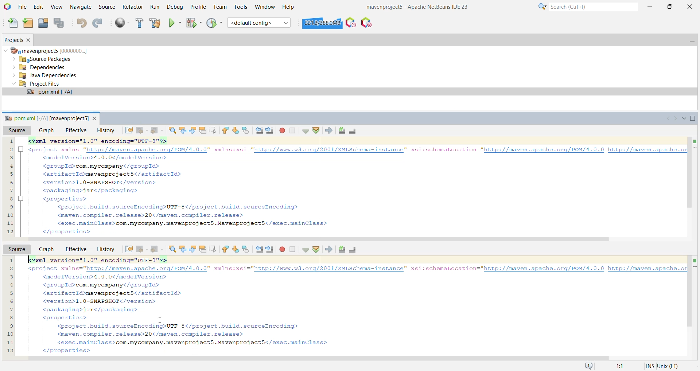  I want to click on Toggle rectangular selection, so click(214, 130).